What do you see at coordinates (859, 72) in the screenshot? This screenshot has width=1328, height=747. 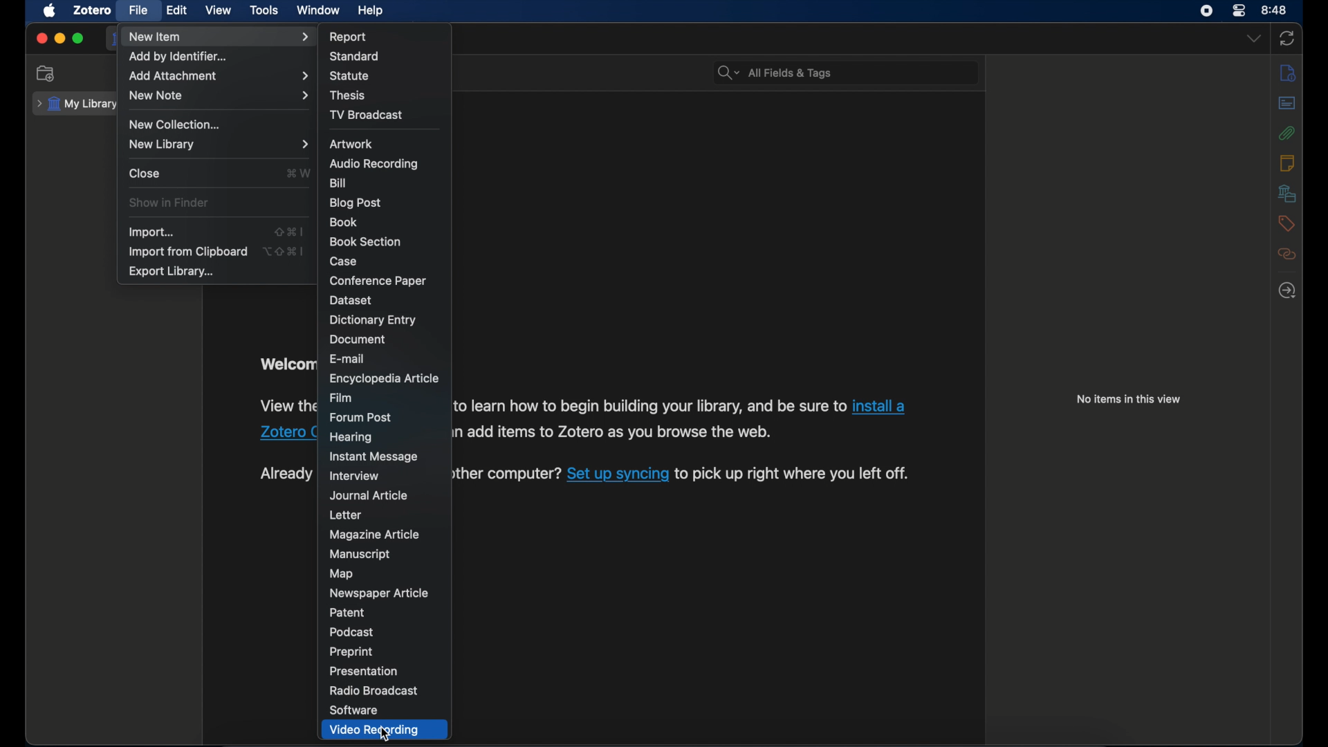 I see `search bar input` at bounding box center [859, 72].